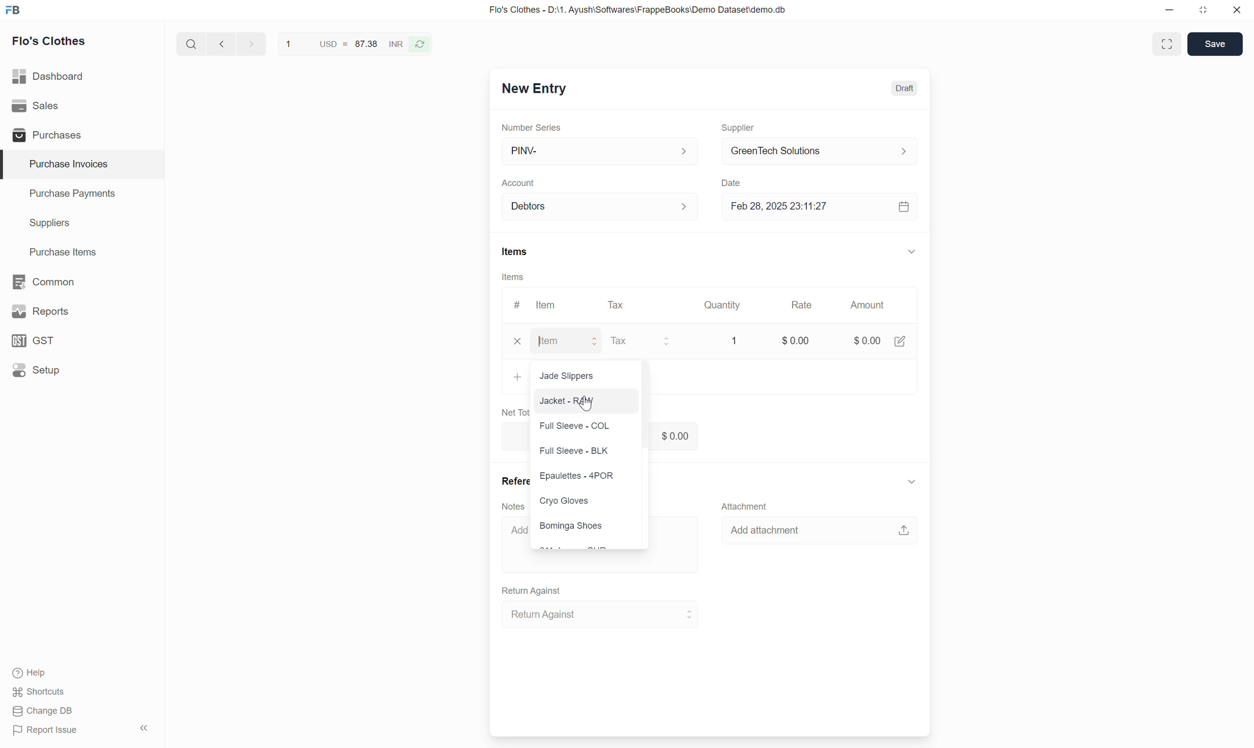  I want to click on Date, so click(731, 183).